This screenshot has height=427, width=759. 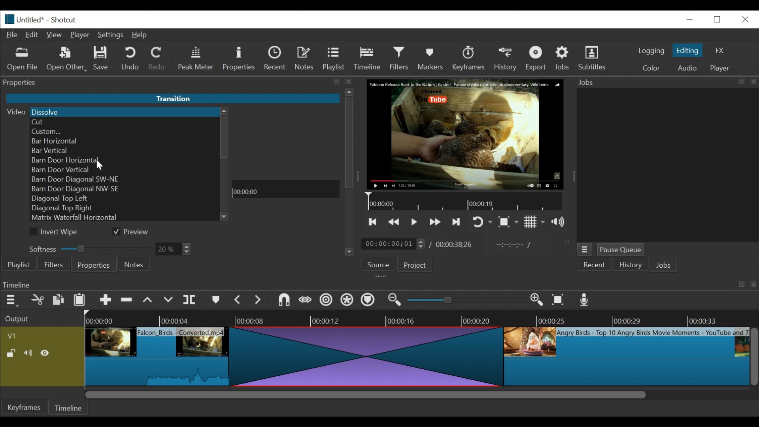 I want to click on play quickly backward, so click(x=394, y=222).